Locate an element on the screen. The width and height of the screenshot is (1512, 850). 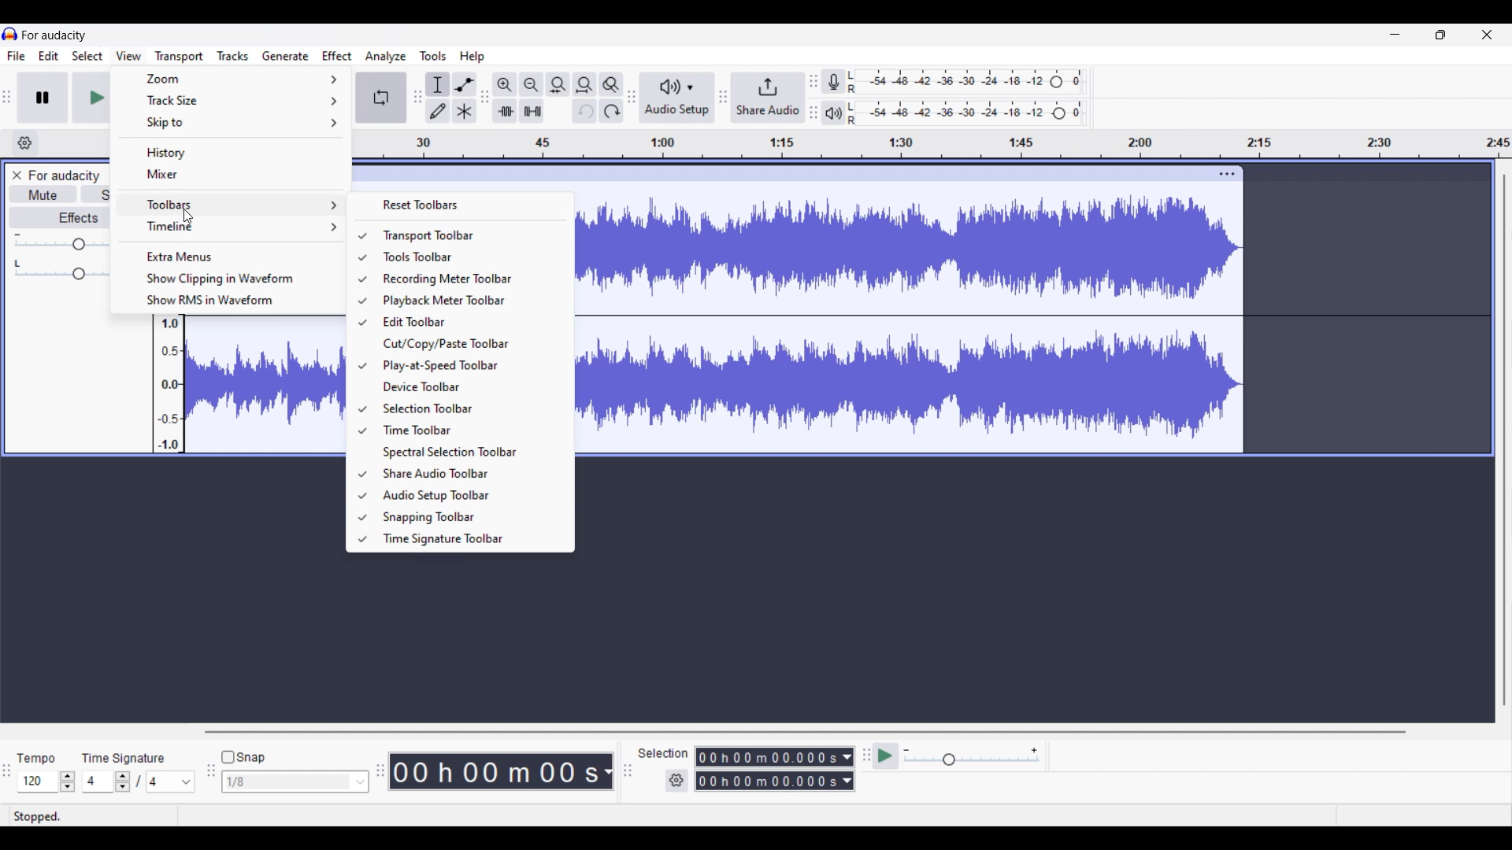
track waveform is located at coordinates (910, 320).